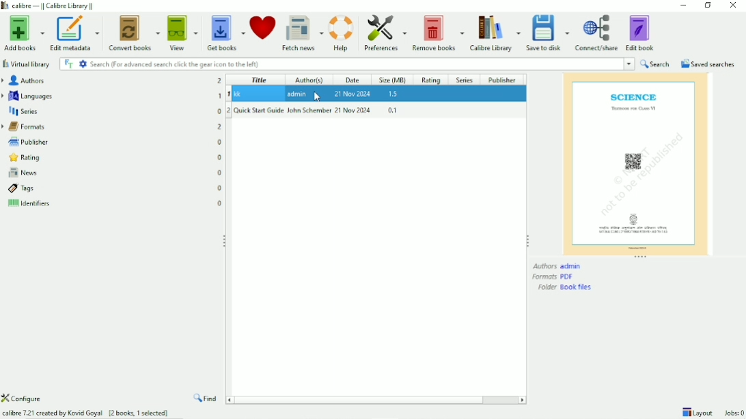 This screenshot has width=746, height=419. I want to click on cursor, so click(318, 97).